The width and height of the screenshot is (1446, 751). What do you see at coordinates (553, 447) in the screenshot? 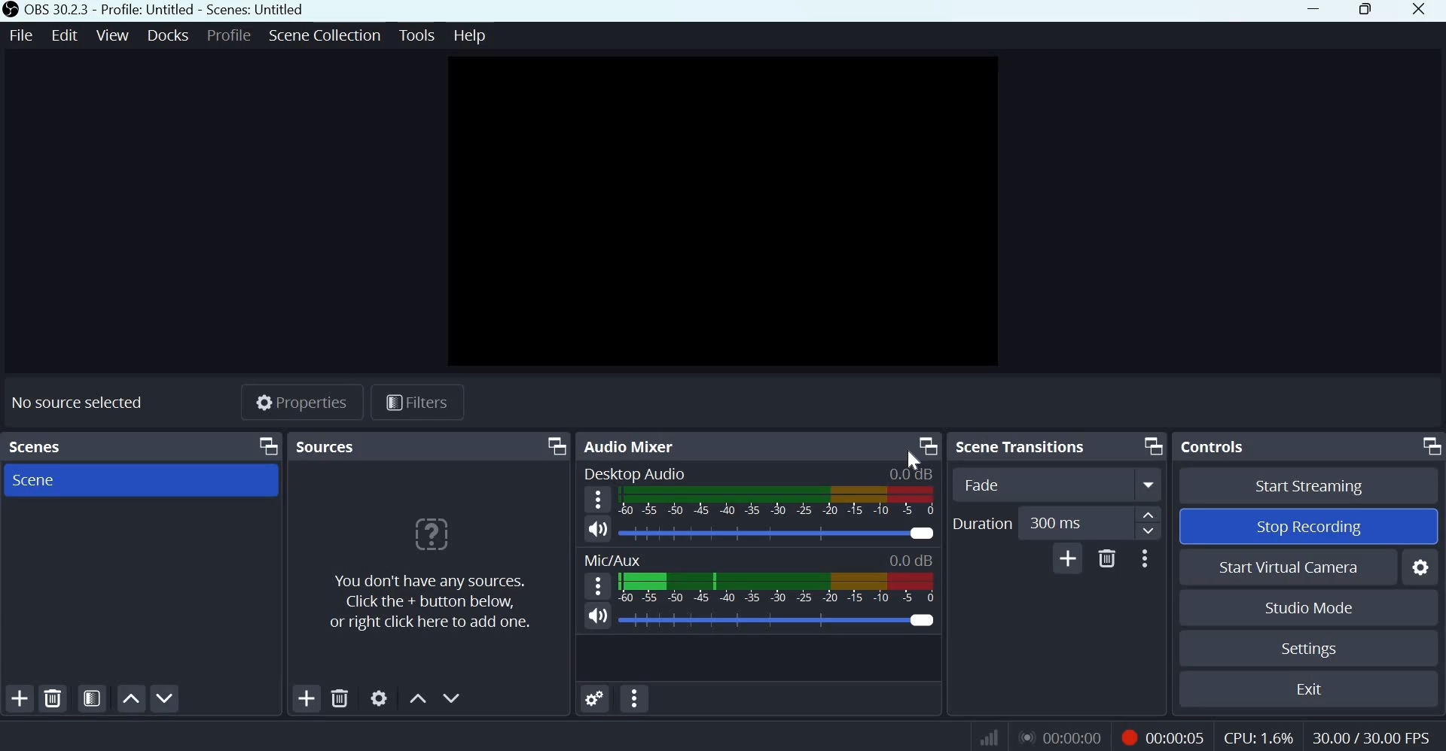
I see `Dock Options icon` at bounding box center [553, 447].